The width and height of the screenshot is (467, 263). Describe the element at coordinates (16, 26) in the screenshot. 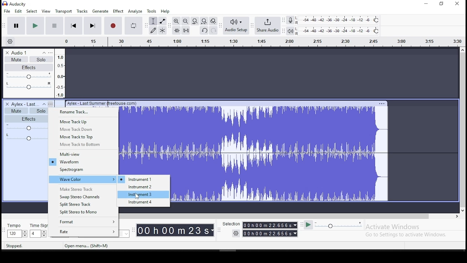

I see `pause` at that location.